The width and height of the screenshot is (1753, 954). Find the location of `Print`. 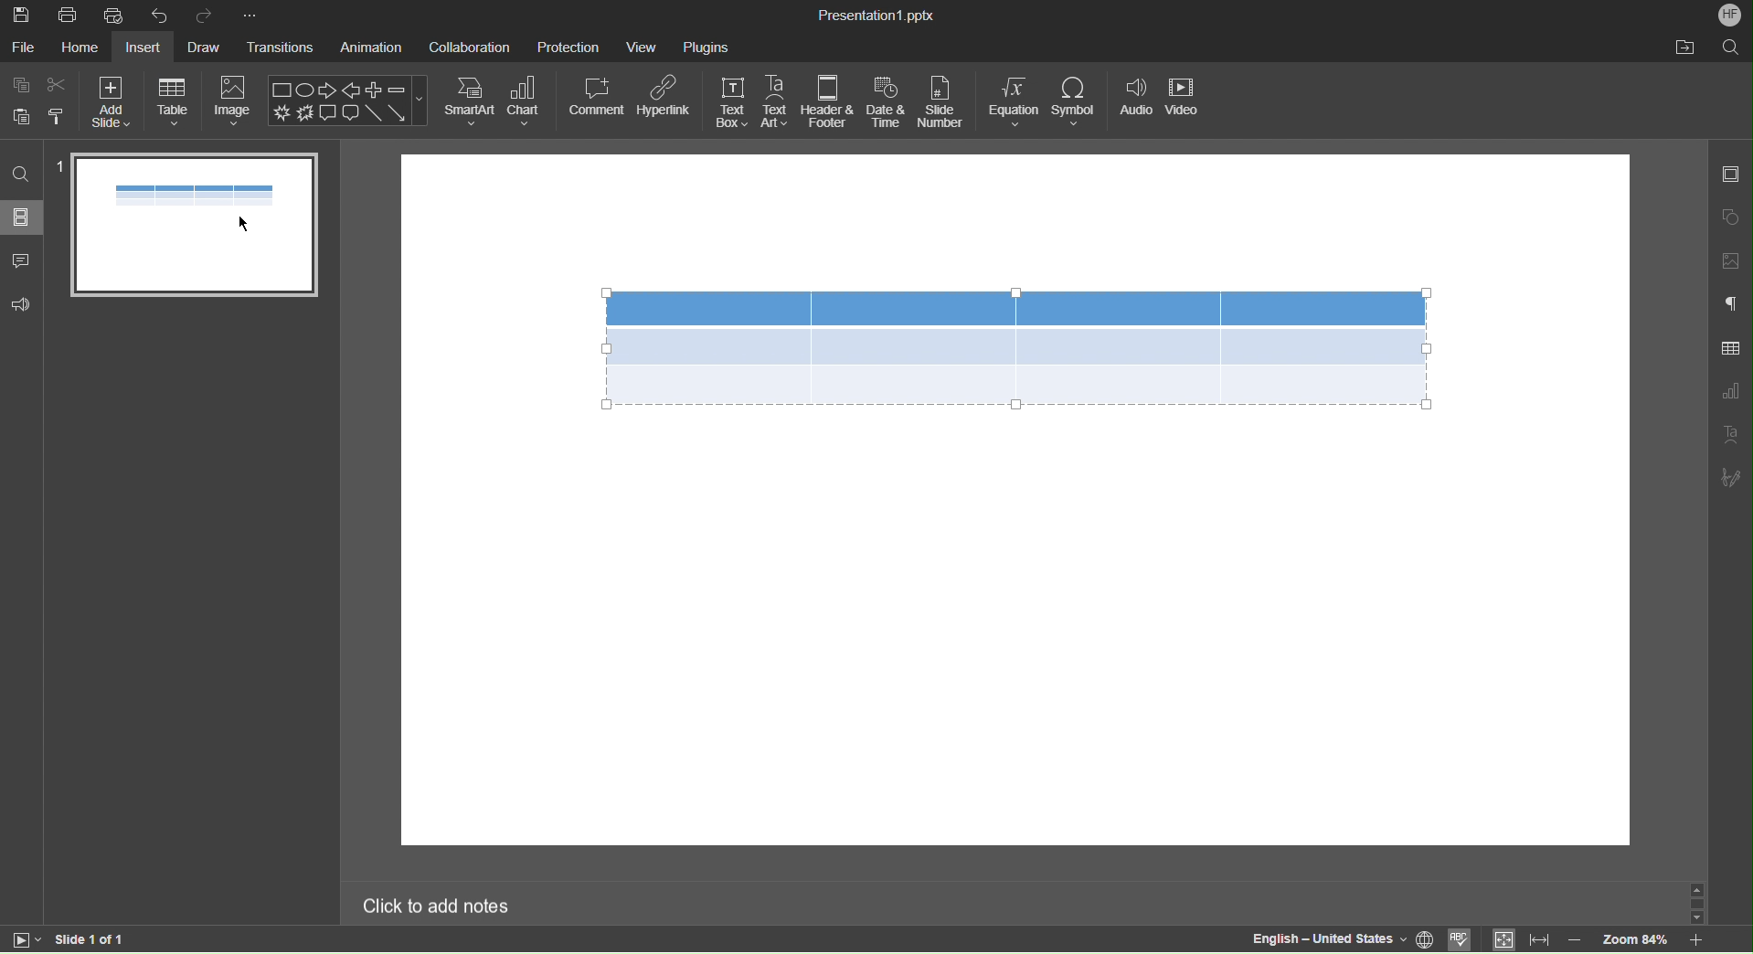

Print is located at coordinates (68, 15).